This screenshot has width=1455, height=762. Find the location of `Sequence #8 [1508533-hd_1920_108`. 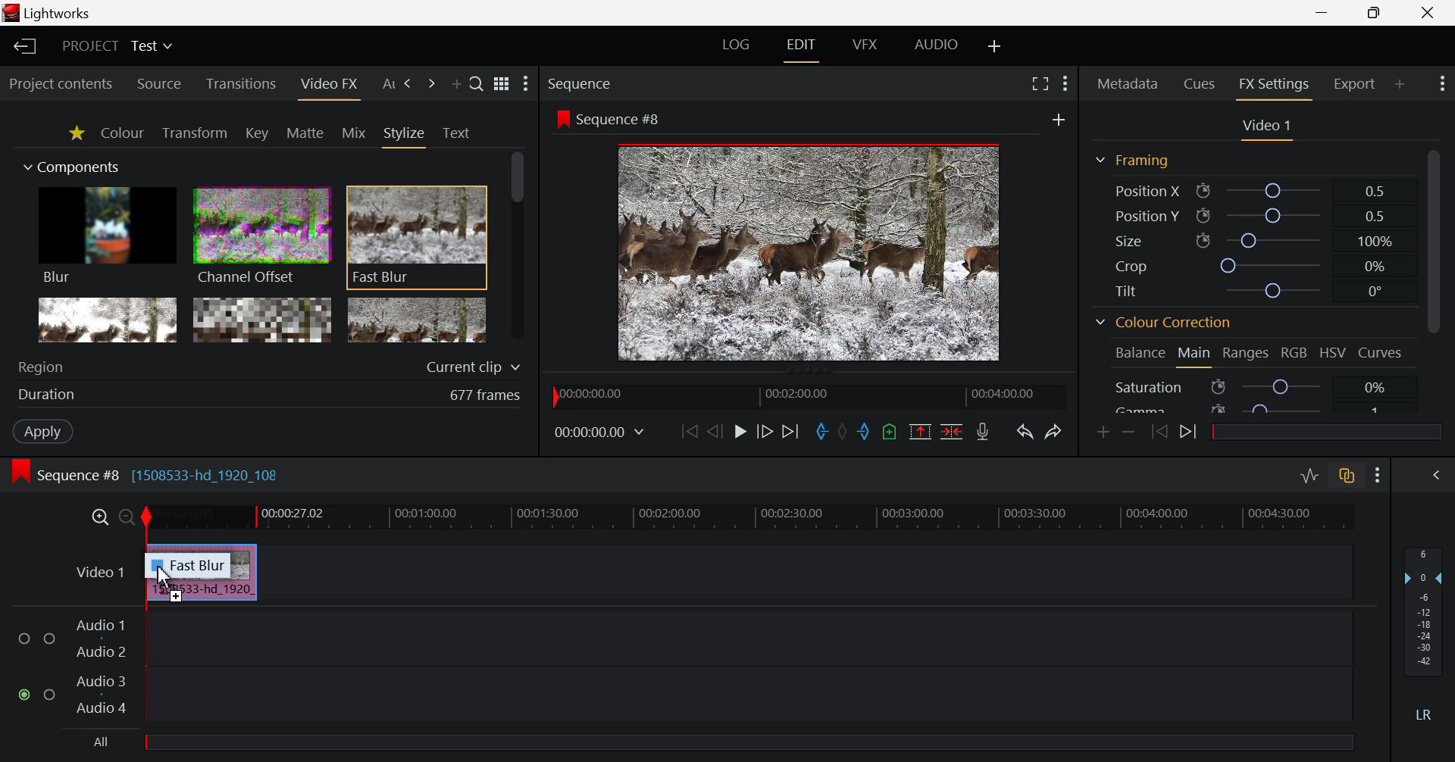

Sequence #8 [1508533-hd_1920_108 is located at coordinates (159, 476).